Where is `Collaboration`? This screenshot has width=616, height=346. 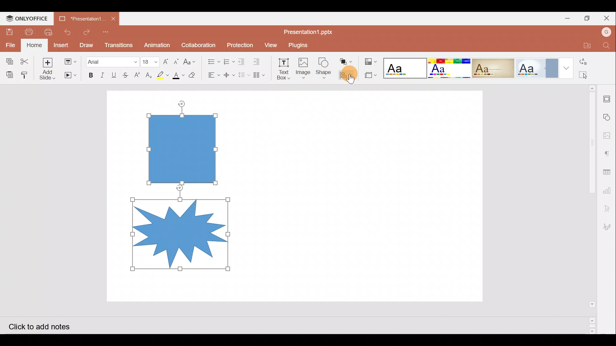 Collaboration is located at coordinates (199, 44).